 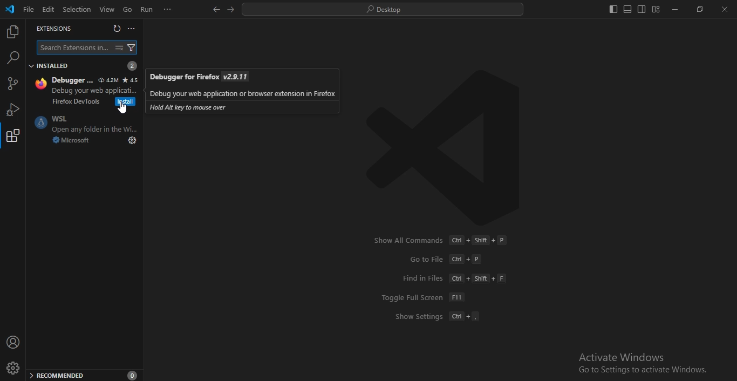 I want to click on WSl open any folder in the Win.., so click(x=93, y=124).